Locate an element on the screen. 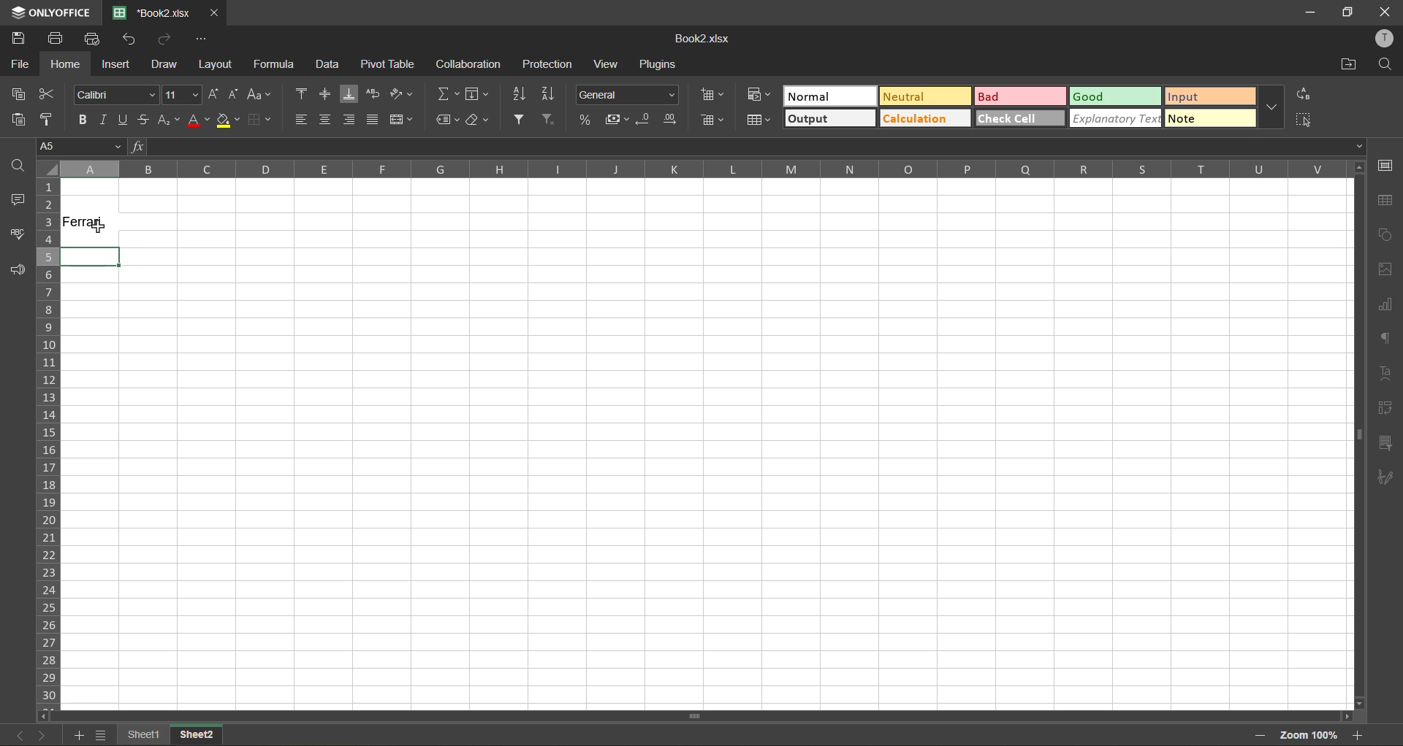  clear is located at coordinates (479, 120).